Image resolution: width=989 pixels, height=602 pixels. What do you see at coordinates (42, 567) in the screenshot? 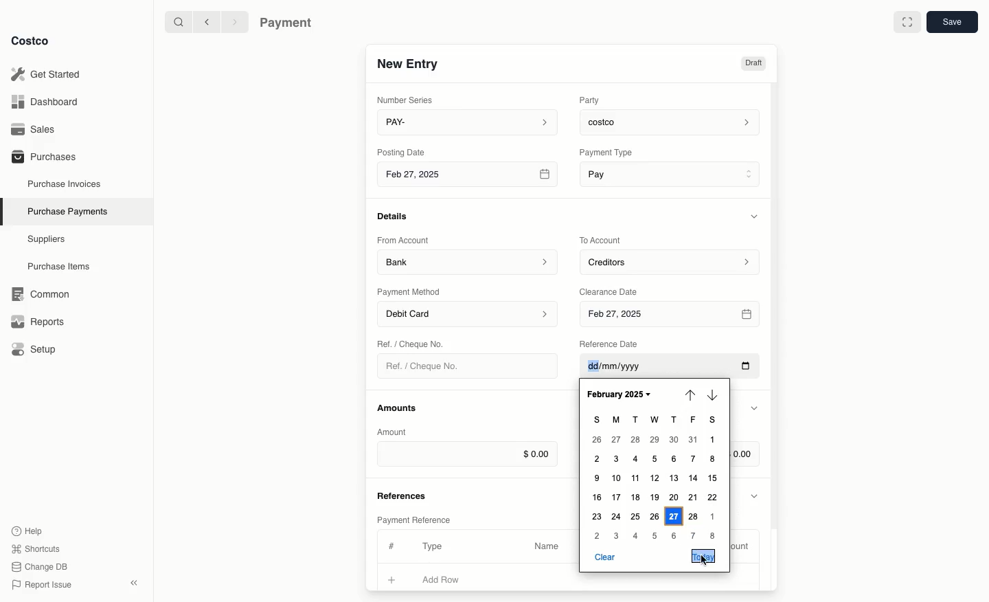
I see `Change DB` at bounding box center [42, 567].